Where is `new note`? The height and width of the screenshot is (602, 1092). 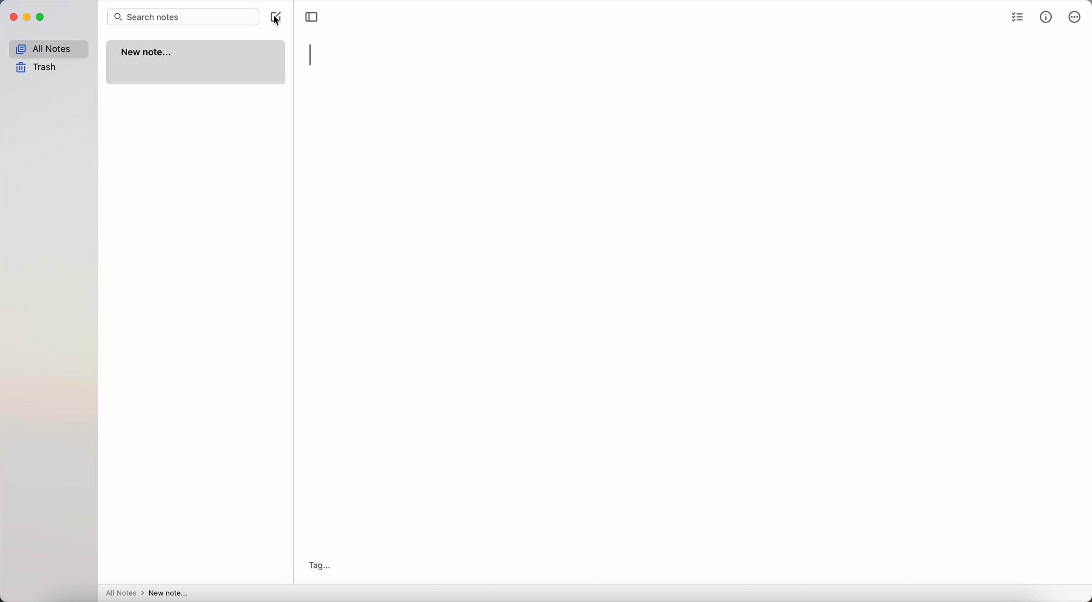 new note is located at coordinates (197, 63).